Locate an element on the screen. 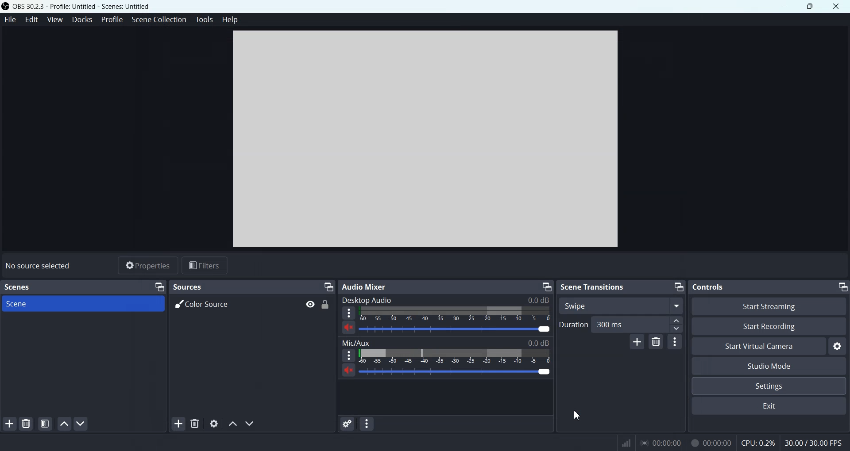 This screenshot has height=451, width=850. Advance audio properties is located at coordinates (347, 423).